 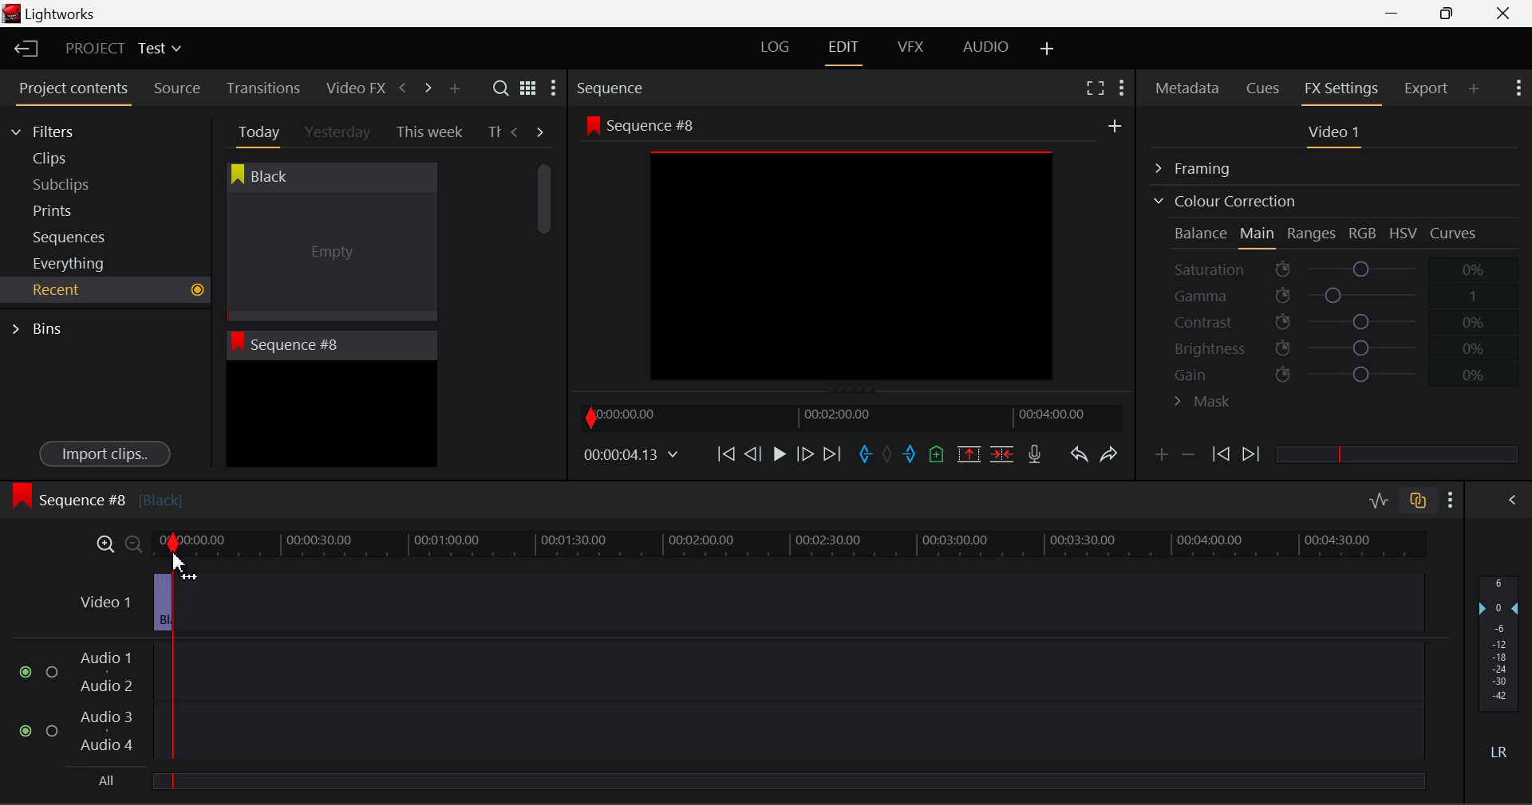 What do you see at coordinates (1337, 296) in the screenshot?
I see `Gamma` at bounding box center [1337, 296].